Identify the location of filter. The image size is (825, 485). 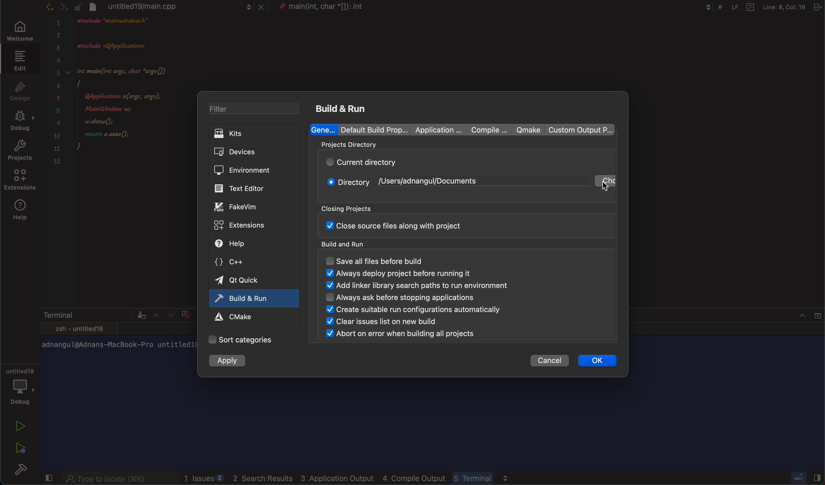
(255, 110).